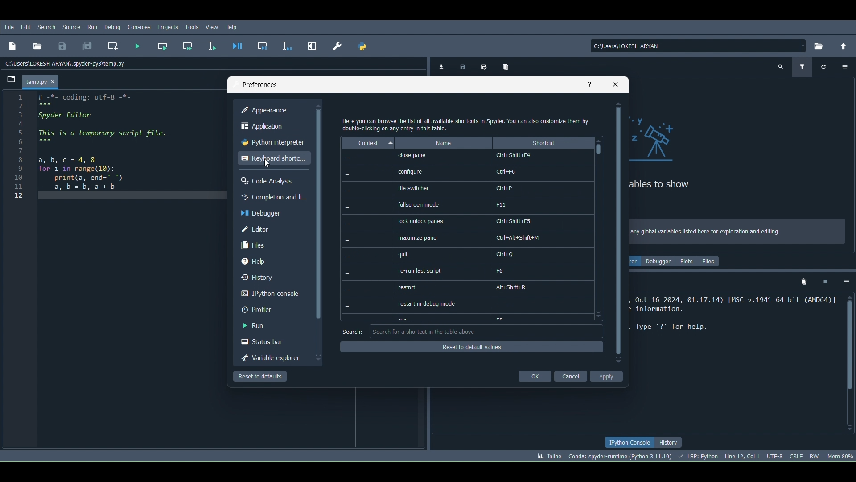 The height and width of the screenshot is (482, 856). Describe the element at coordinates (337, 46) in the screenshot. I see `Preferences` at that location.